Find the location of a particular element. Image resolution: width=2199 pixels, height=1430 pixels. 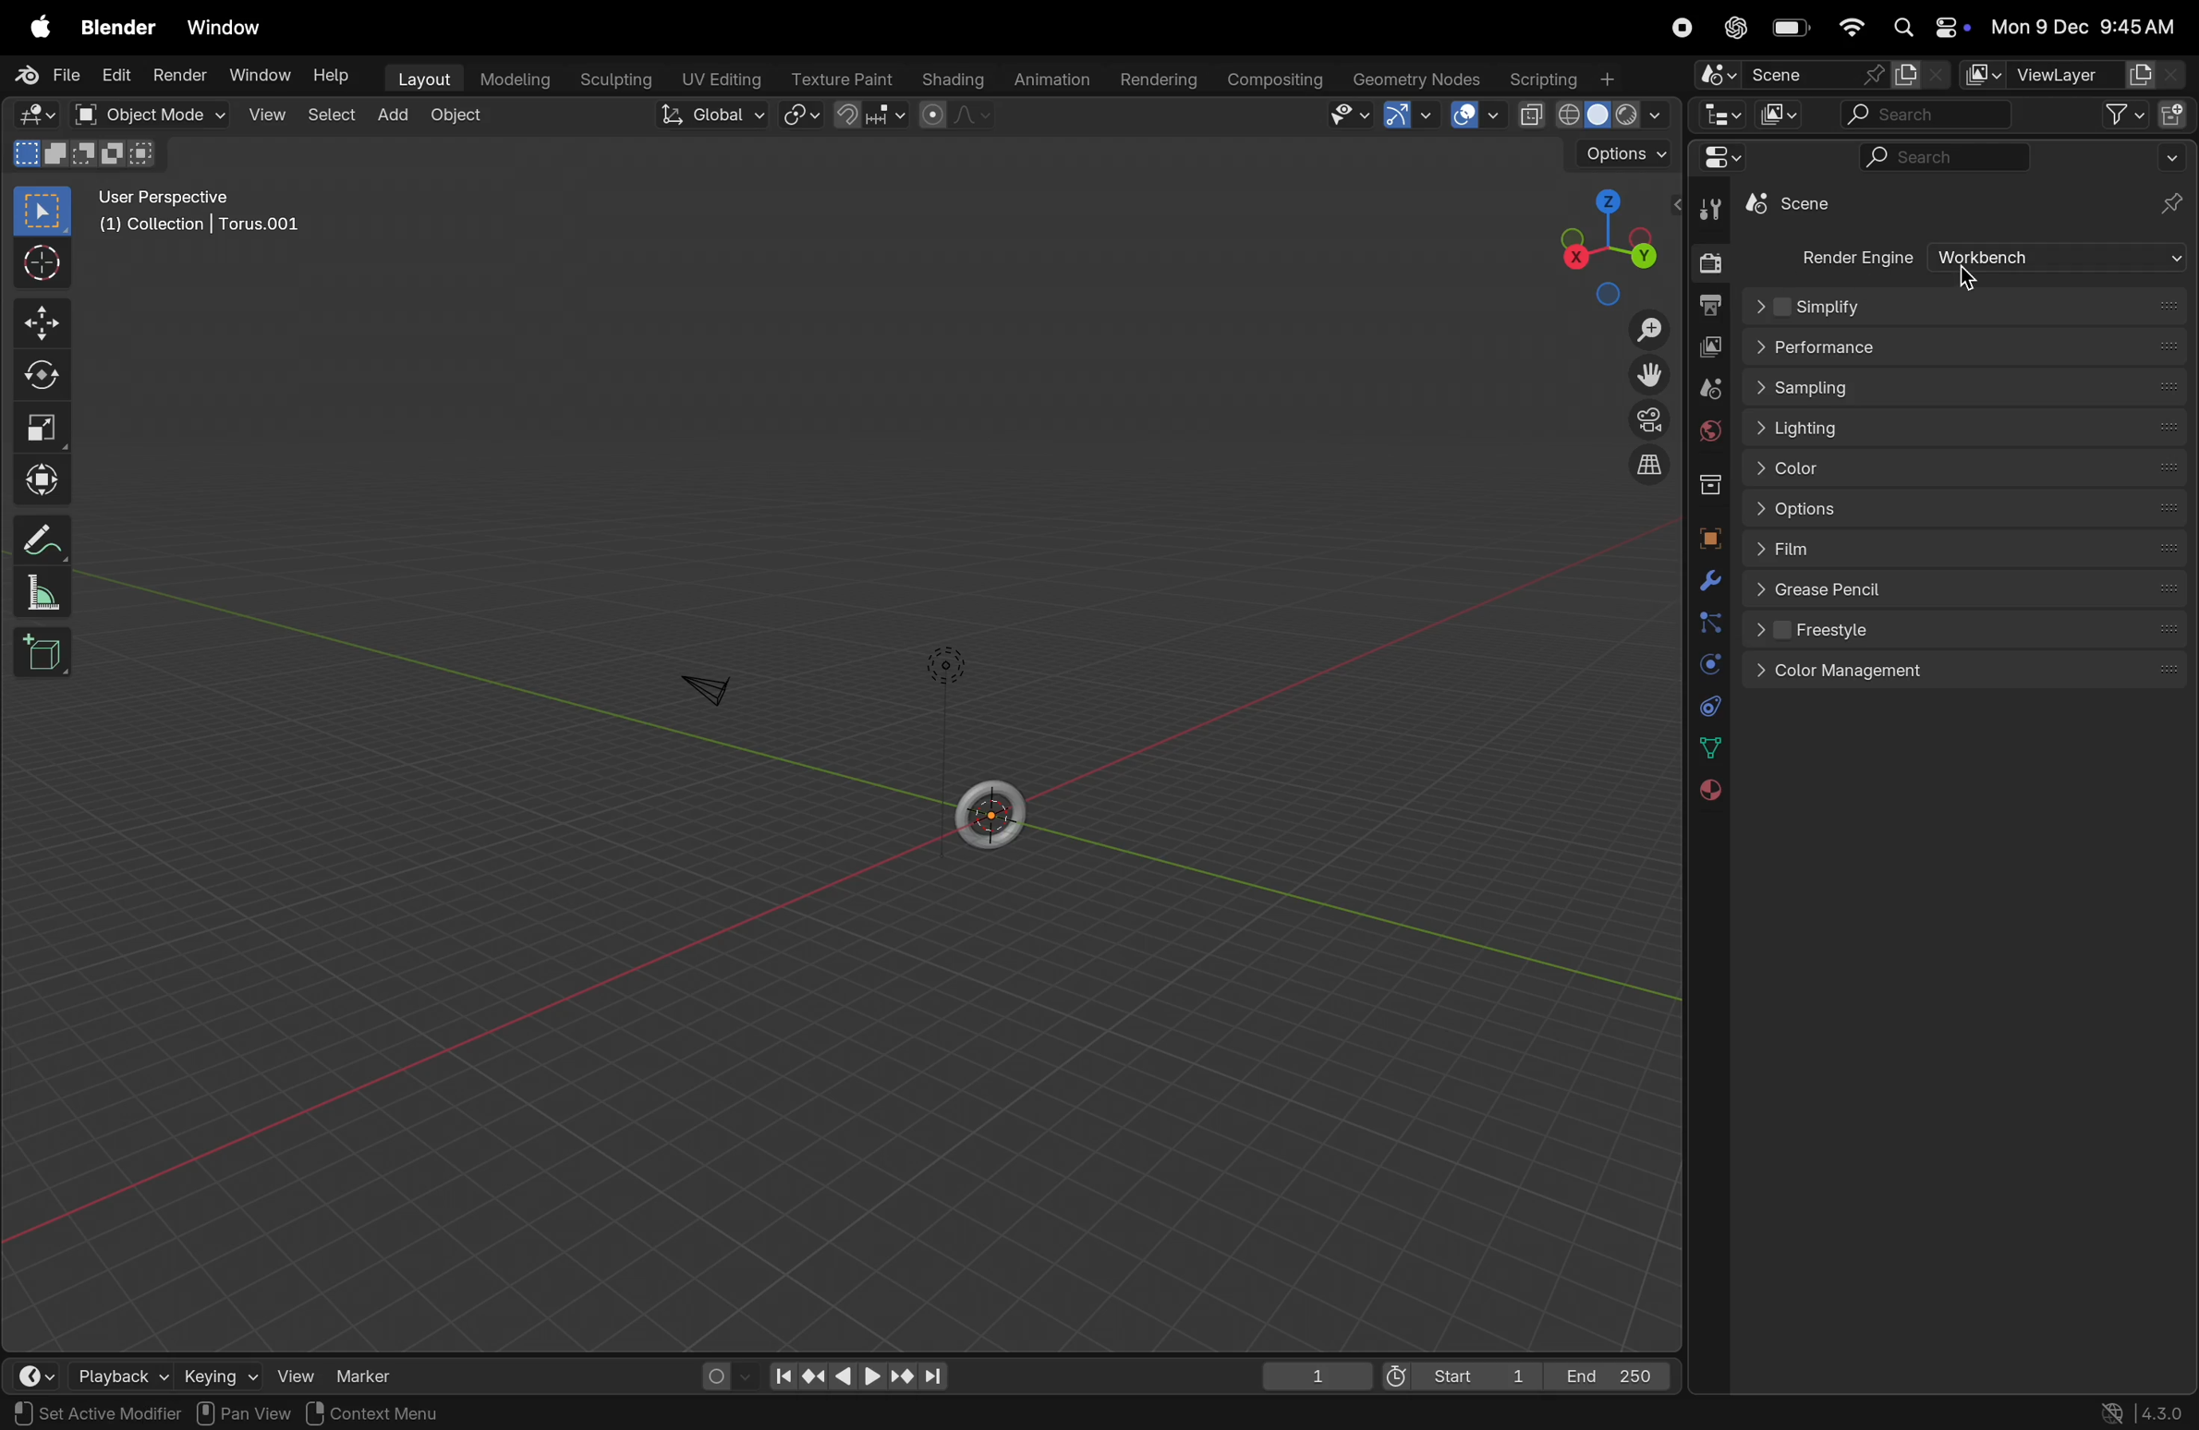

collection is located at coordinates (1706, 486).